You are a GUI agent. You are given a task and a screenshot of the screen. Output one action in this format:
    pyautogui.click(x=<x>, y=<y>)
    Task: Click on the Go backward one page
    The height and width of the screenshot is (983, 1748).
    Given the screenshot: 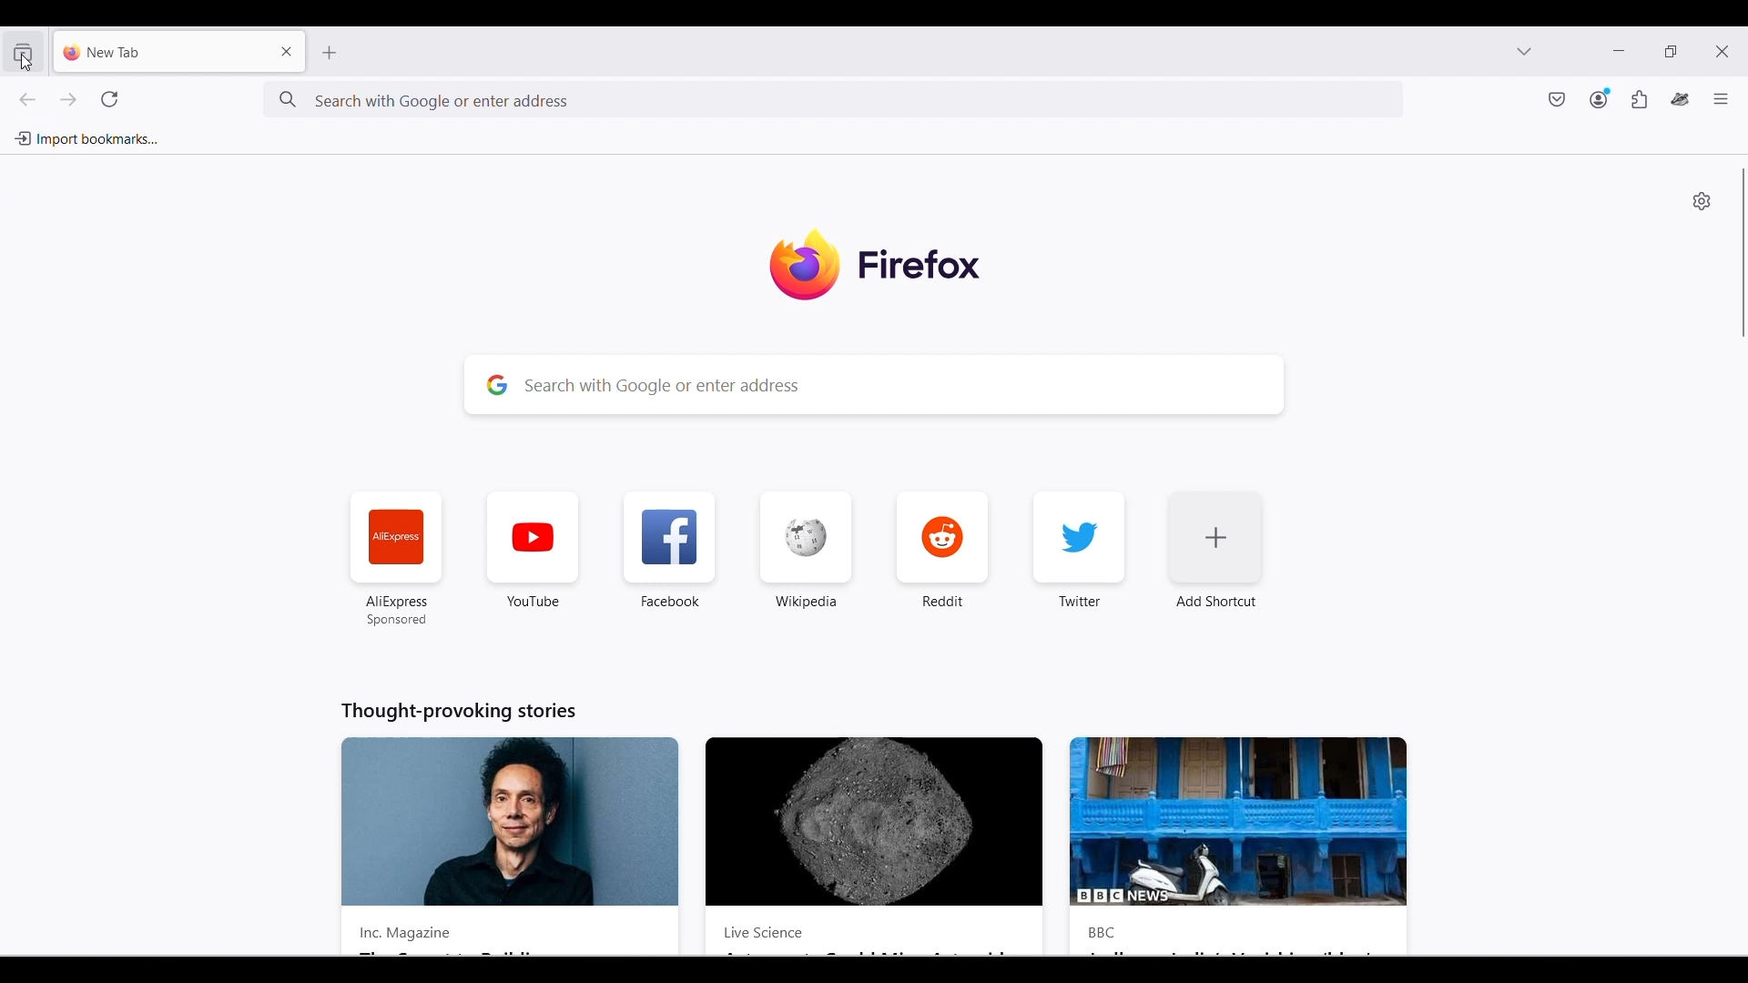 What is the action you would take?
    pyautogui.click(x=26, y=99)
    